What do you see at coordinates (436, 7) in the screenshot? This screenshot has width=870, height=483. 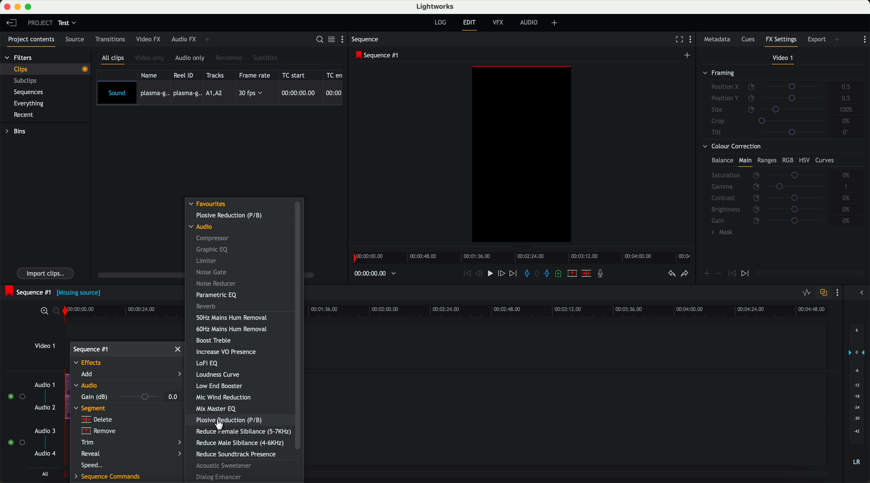 I see `lightworks` at bounding box center [436, 7].